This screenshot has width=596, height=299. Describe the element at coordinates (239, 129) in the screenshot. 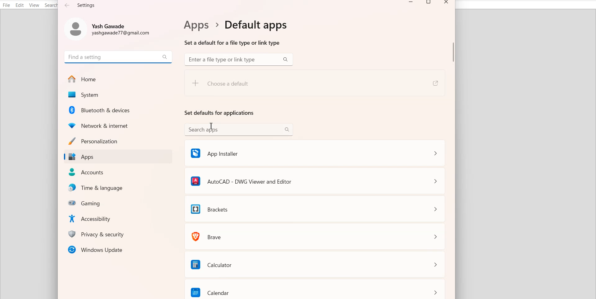

I see `Search apps` at that location.